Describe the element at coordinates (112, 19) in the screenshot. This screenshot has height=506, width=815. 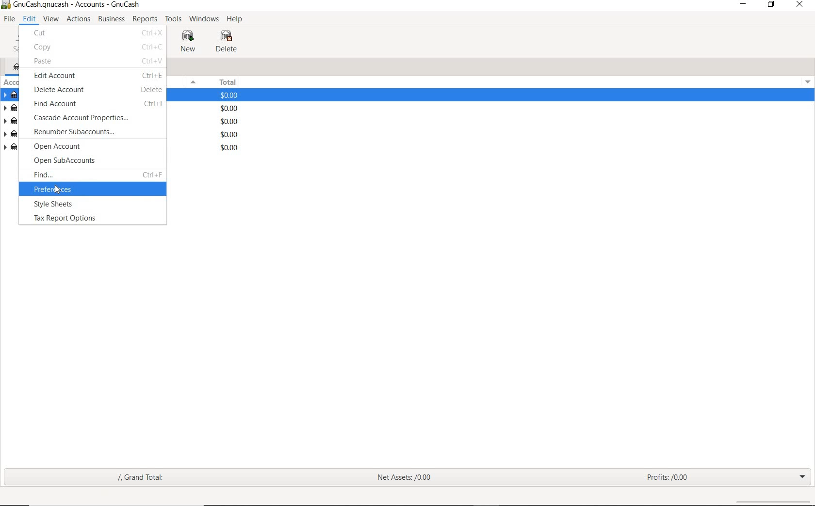
I see `BUSINESS` at that location.